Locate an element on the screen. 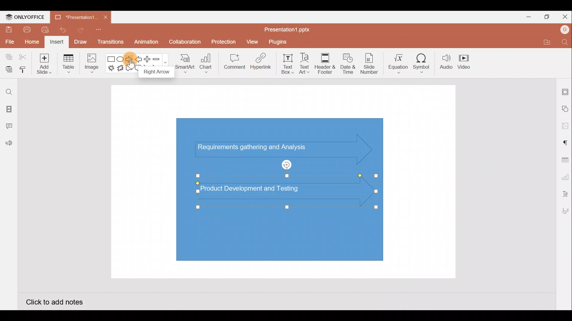 This screenshot has width=572, height=321. ONLYOFFICE is located at coordinates (25, 17).